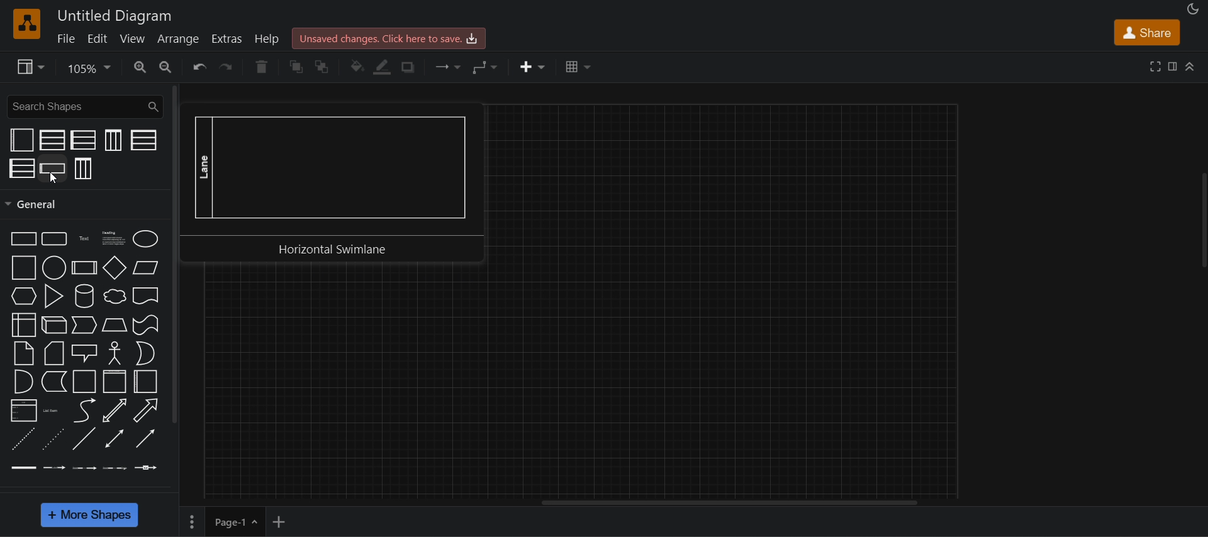 This screenshot has height=537, width=1208. I want to click on general, so click(176, 253).